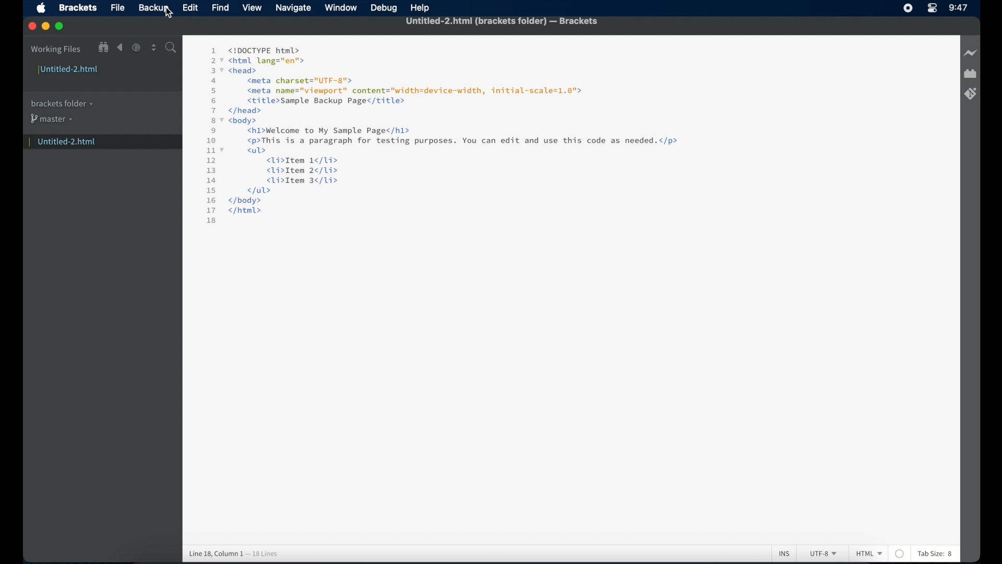 The image size is (1002, 564). What do you see at coordinates (448, 135) in the screenshot?
I see `1 <IDOCTYPE html>

2 7 <html lang="en">

37 <head>

a <meta charset="UTF-8">

5 <meta name="viewport" content="width=device-width, initial-scale=1.e">
6 <title>Sample Backup Page</title>

7 </head>

8 7 <body>

9 <hl>Welcome to My Sample Page</h1>

10 <p>This is a paragraph for testing purposes. You can edit and use this code as needed.</p>
mr <ul>

12 <Ui>Item 1</14>

13 <Ui>Item 2¢/14>

14 <Ui>Item 3¢/li>

15 </ul>

16 </body>

17 </html>

18` at bounding box center [448, 135].